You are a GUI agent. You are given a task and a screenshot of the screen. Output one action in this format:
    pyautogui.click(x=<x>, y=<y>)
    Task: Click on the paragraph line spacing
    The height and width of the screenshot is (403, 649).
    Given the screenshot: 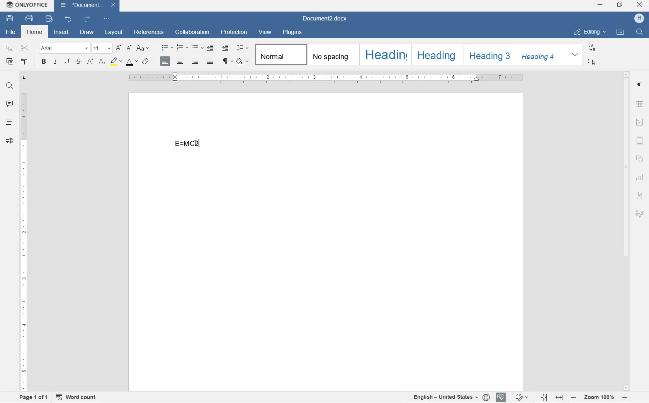 What is the action you would take?
    pyautogui.click(x=242, y=48)
    